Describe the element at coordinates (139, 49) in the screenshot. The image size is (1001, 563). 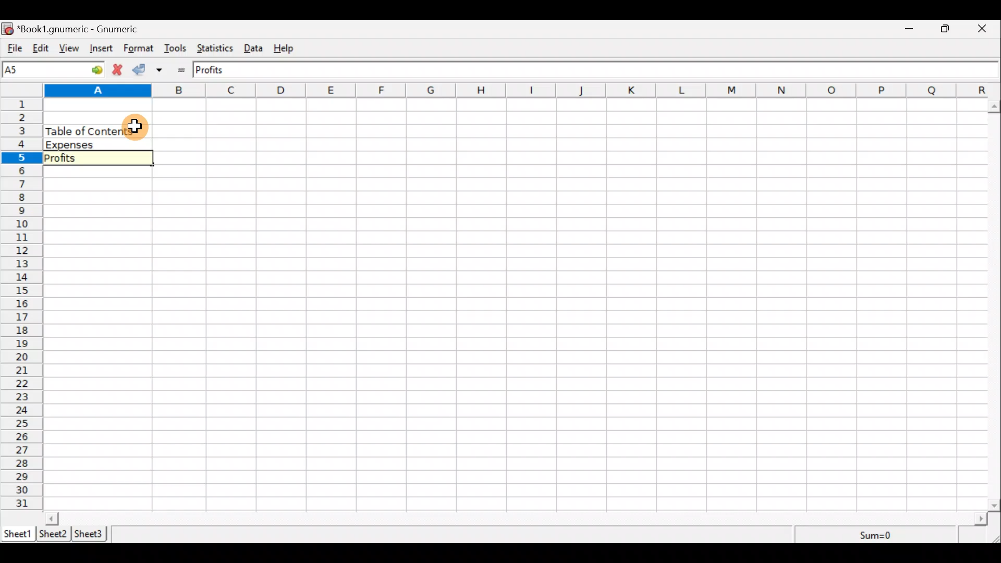
I see `Format` at that location.